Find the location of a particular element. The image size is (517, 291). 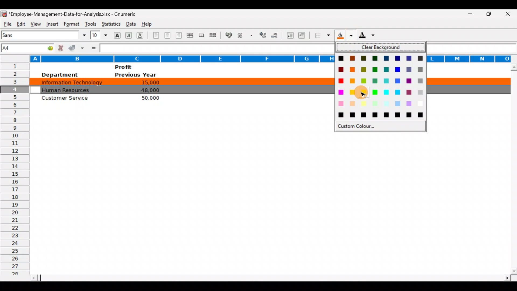

Selected row 3 of data highlighted with color is located at coordinates (181, 81).